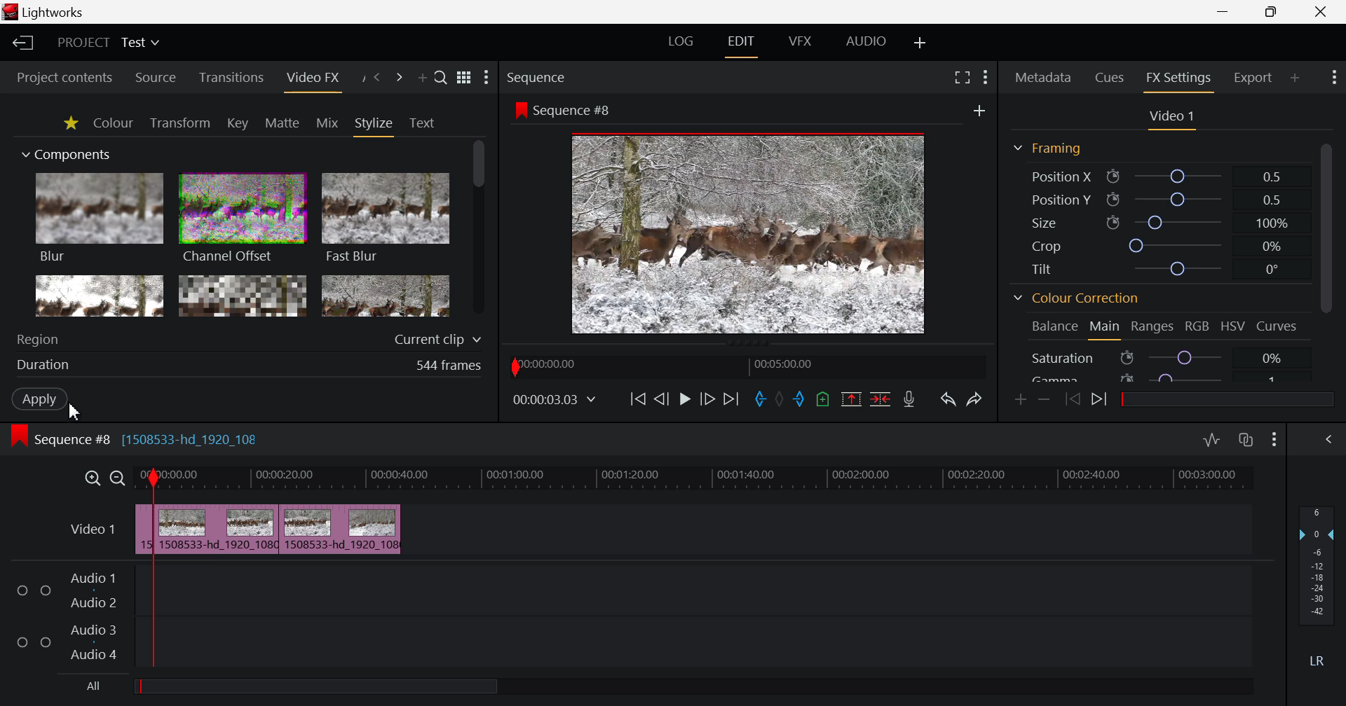 Image resolution: width=1346 pixels, height=706 pixels. Describe the element at coordinates (784, 397) in the screenshot. I see `Remove all marks` at that location.